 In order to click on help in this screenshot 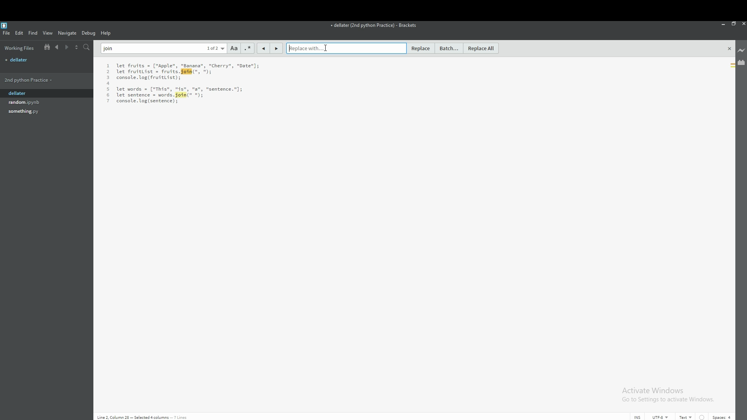, I will do `click(107, 33)`.